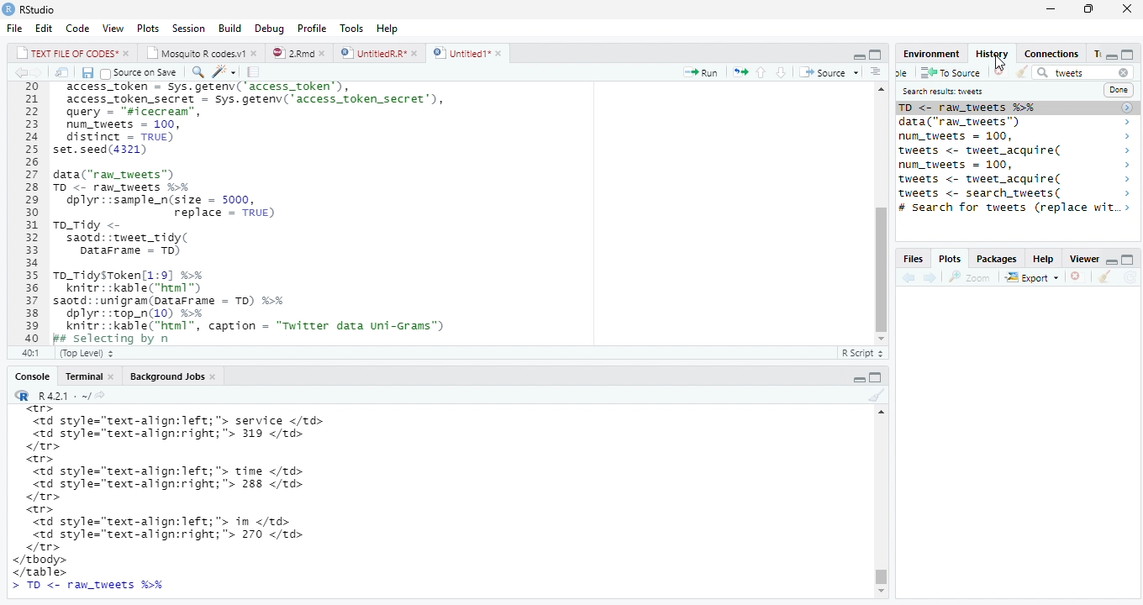 The width and height of the screenshot is (1143, 605). Describe the element at coordinates (203, 500) in the screenshot. I see `<tr>
<td style="text-align:left; "> service </td>
<td style="text-align:right;"> 319 </td>
</tr>
<tr>
<td style="text-align:left; "> time </td>
<td style="text-align:right;"> 288 </td>
</tr>
<tr>
<td style="text-align:left; "> in </td>
<td style="text-align:right;"> 270 </td>
</tr>

</tbody>

</table>

>` at that location.